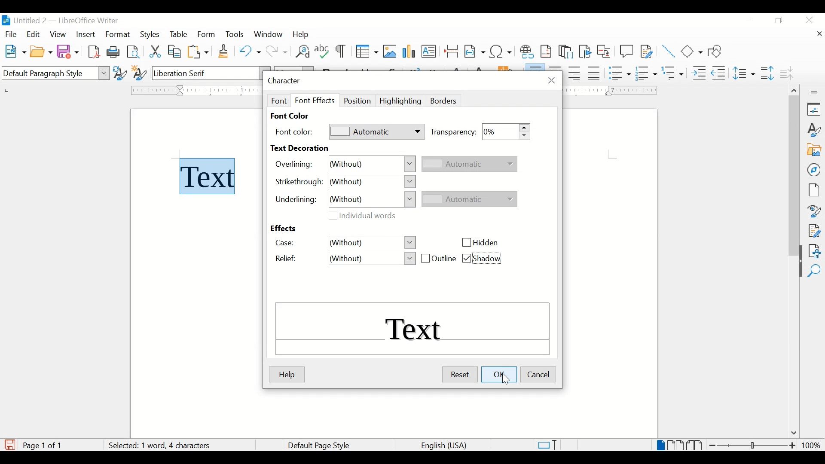 This screenshot has height=464, width=825. Describe the element at coordinates (646, 73) in the screenshot. I see `toggle ordered list` at that location.